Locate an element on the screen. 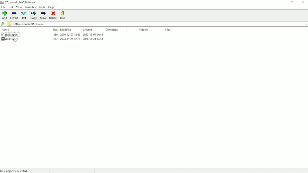  dropdown is located at coordinates (305, 24).